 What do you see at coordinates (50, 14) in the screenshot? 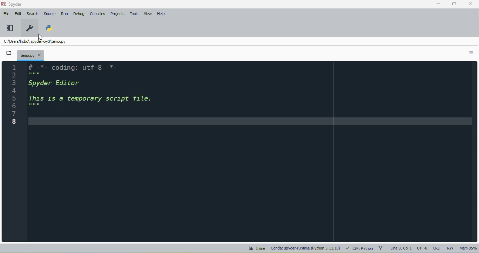
I see `source` at bounding box center [50, 14].